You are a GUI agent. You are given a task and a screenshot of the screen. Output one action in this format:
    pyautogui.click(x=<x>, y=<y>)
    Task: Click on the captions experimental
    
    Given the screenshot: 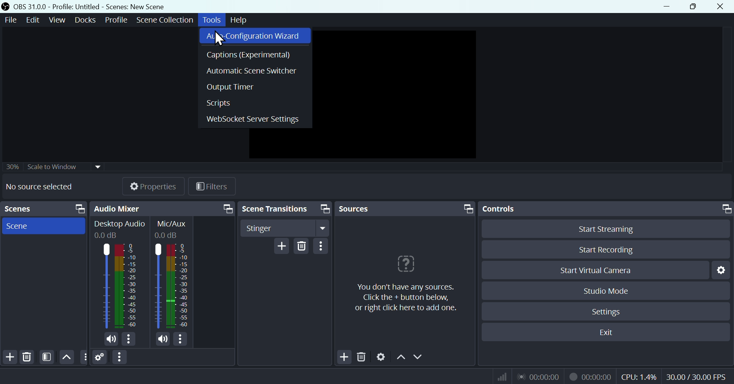 What is the action you would take?
    pyautogui.click(x=255, y=54)
    